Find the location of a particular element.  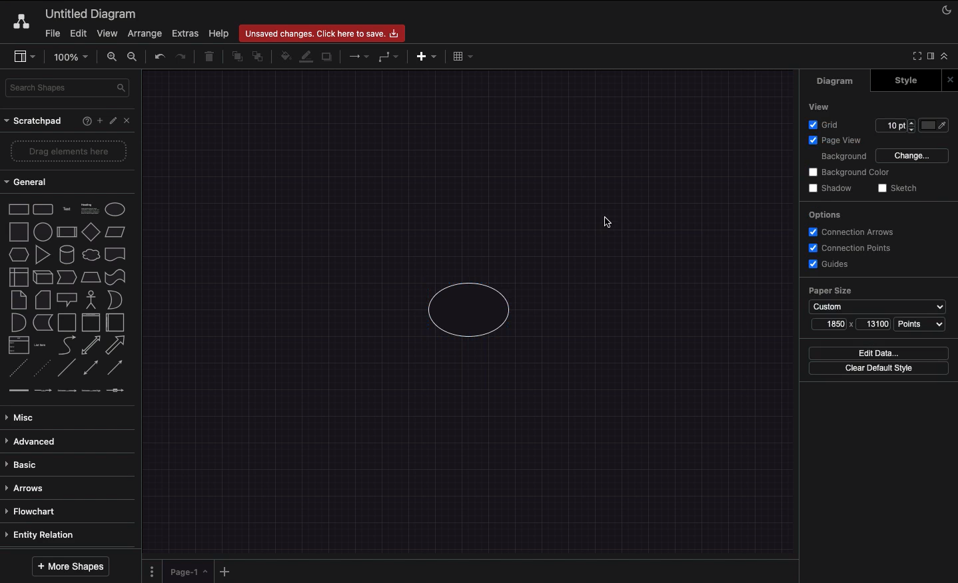

Zoom in is located at coordinates (111, 57).